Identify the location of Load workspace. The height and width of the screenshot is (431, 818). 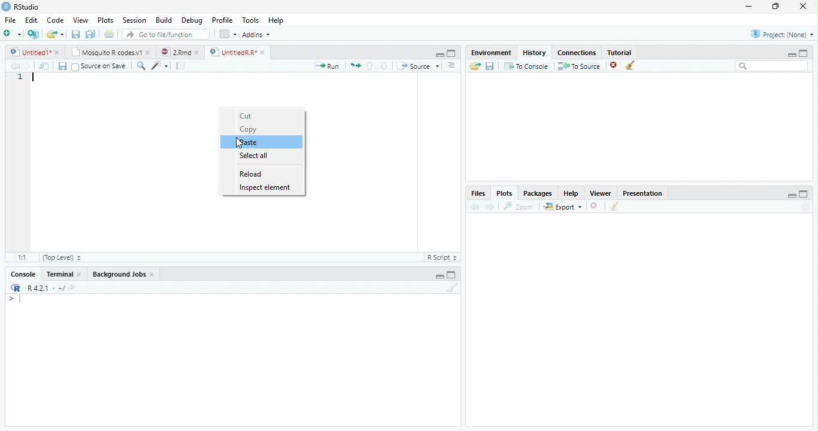
(474, 66).